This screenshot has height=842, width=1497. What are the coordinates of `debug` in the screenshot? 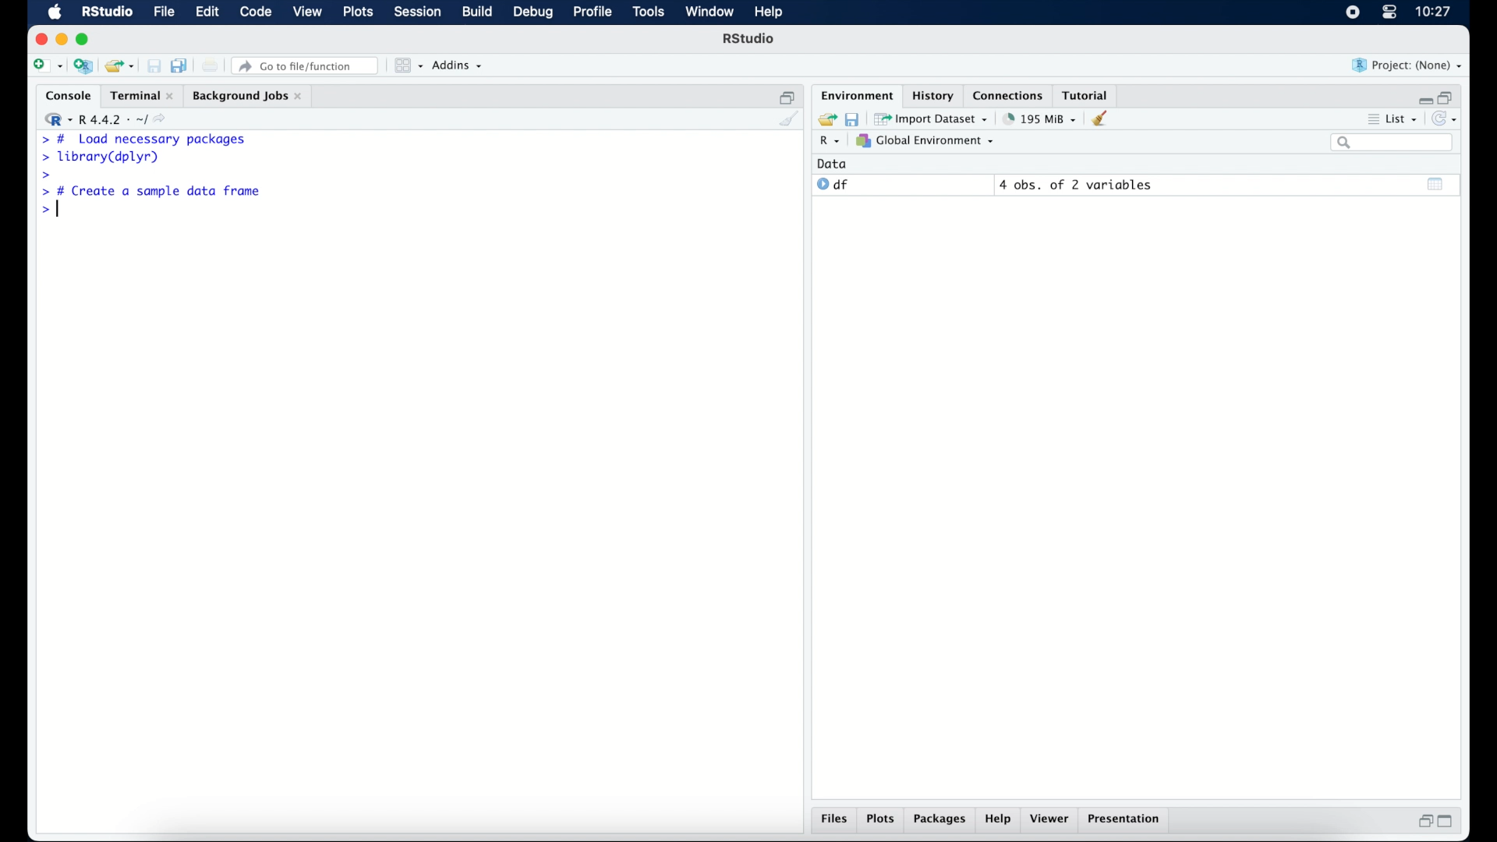 It's located at (533, 13).